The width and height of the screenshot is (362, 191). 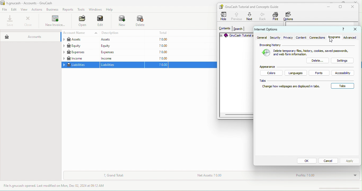 I want to click on delete, so click(x=317, y=61).